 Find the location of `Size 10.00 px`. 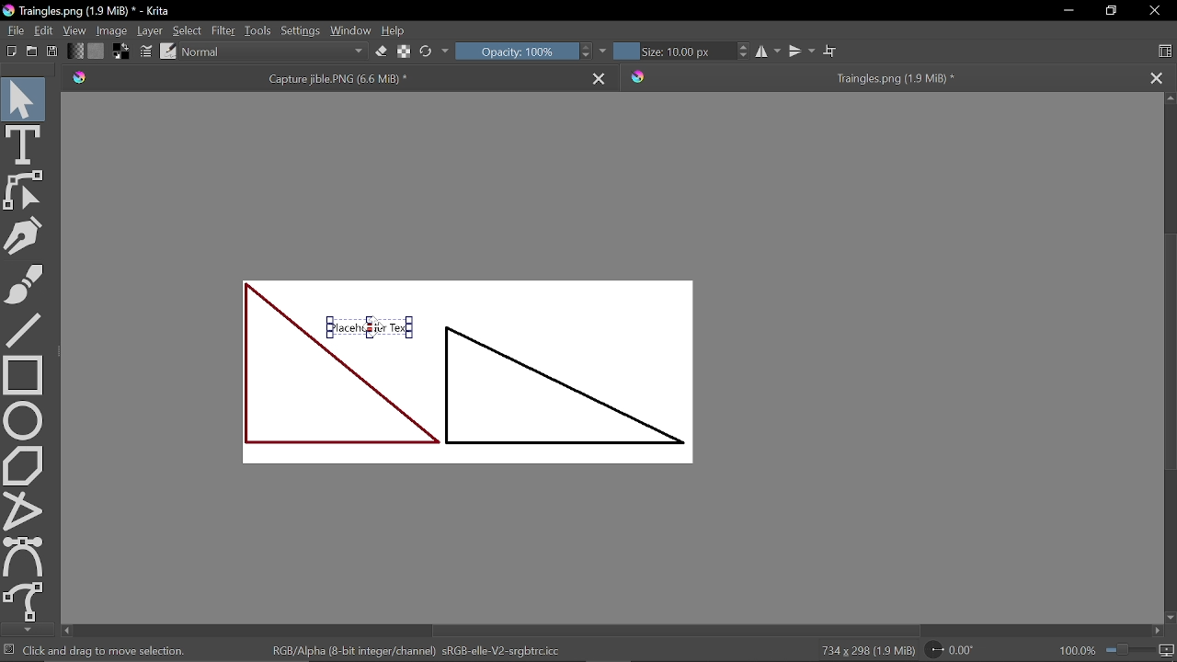

Size 10.00 px is located at coordinates (672, 51).